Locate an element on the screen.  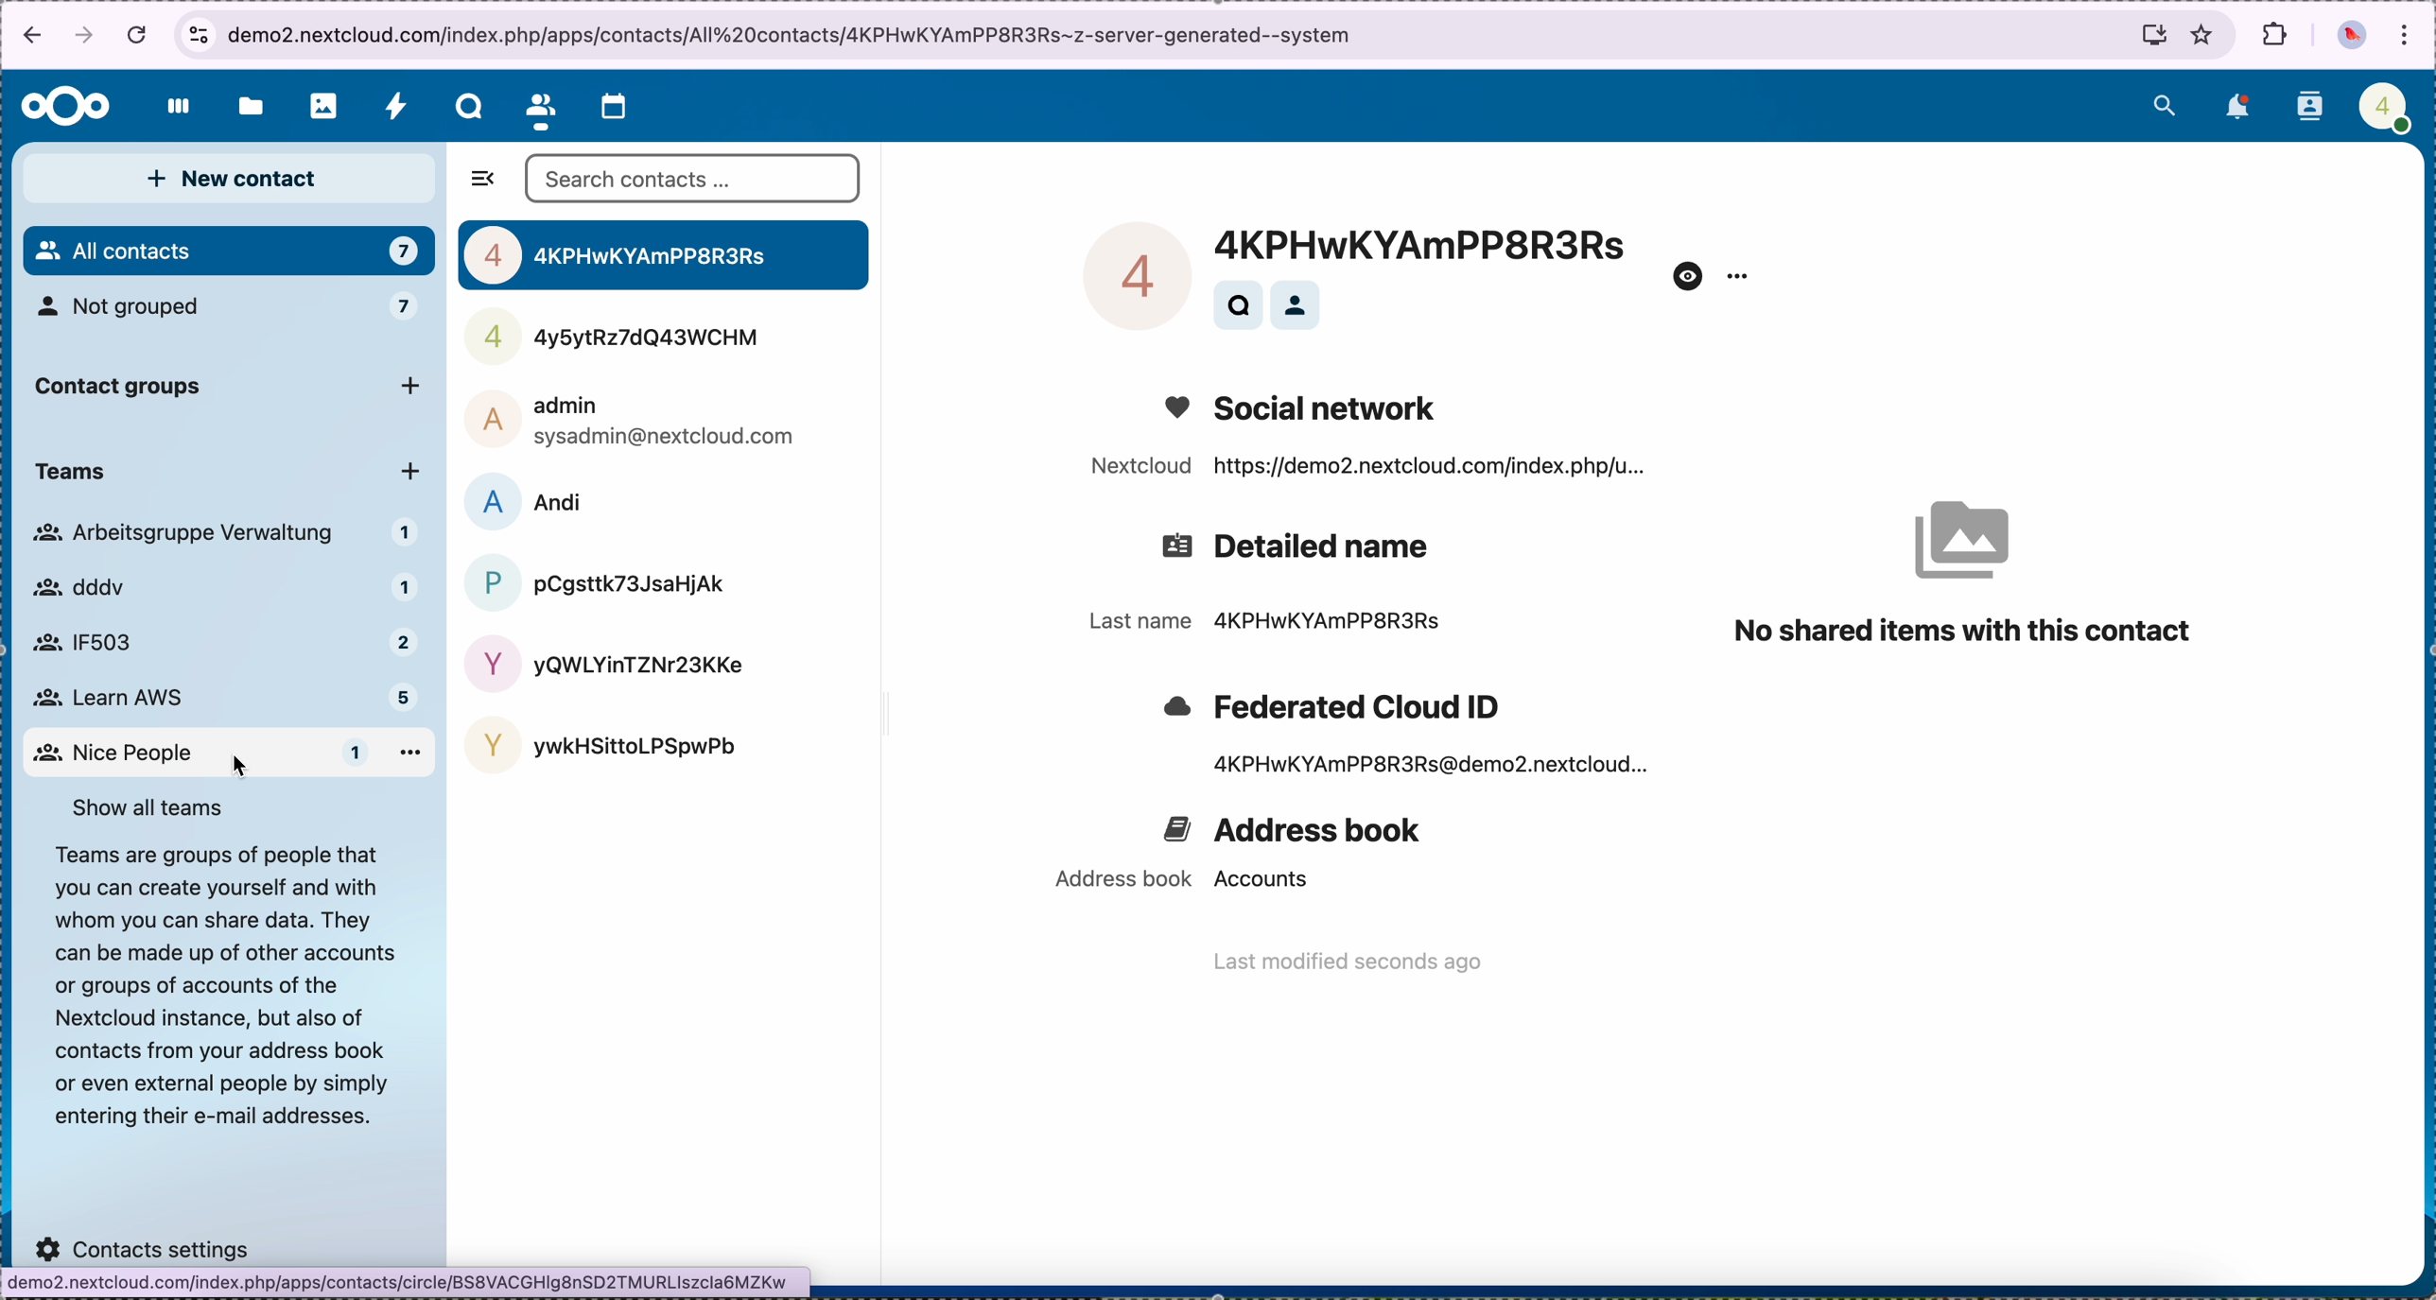
navigate back is located at coordinates (27, 35).